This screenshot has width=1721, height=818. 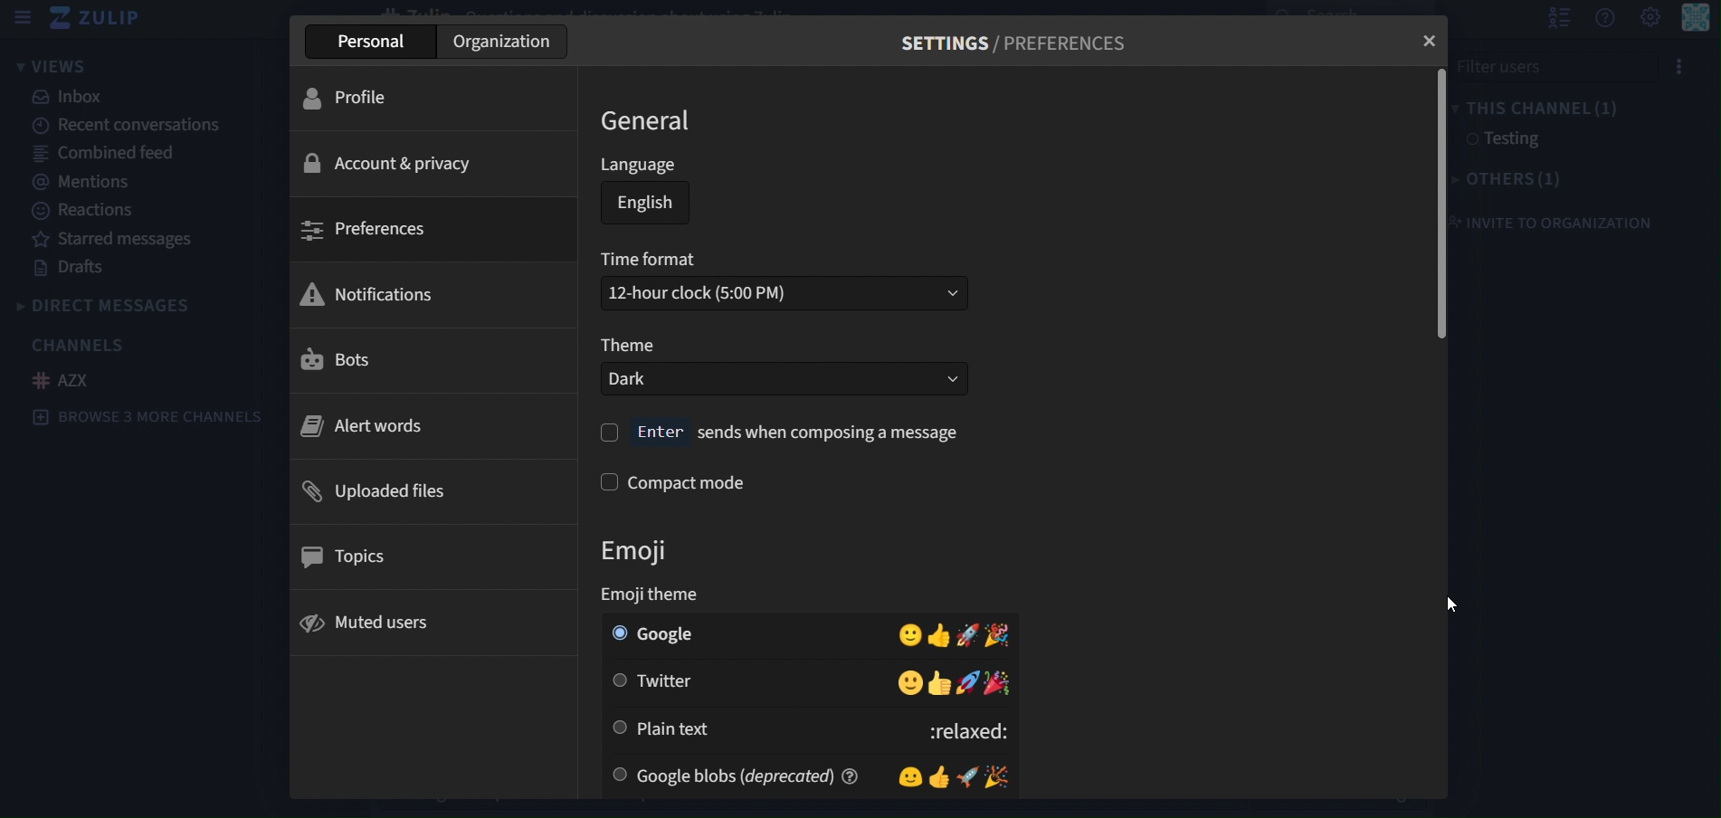 I want to click on AZX, so click(x=61, y=379).